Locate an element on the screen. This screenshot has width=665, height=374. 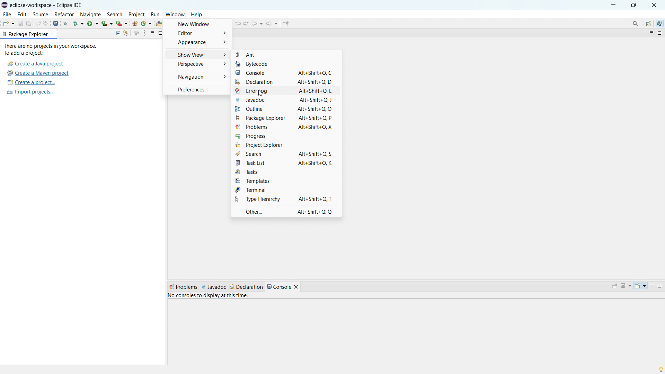
Navigation is located at coordinates (203, 76).